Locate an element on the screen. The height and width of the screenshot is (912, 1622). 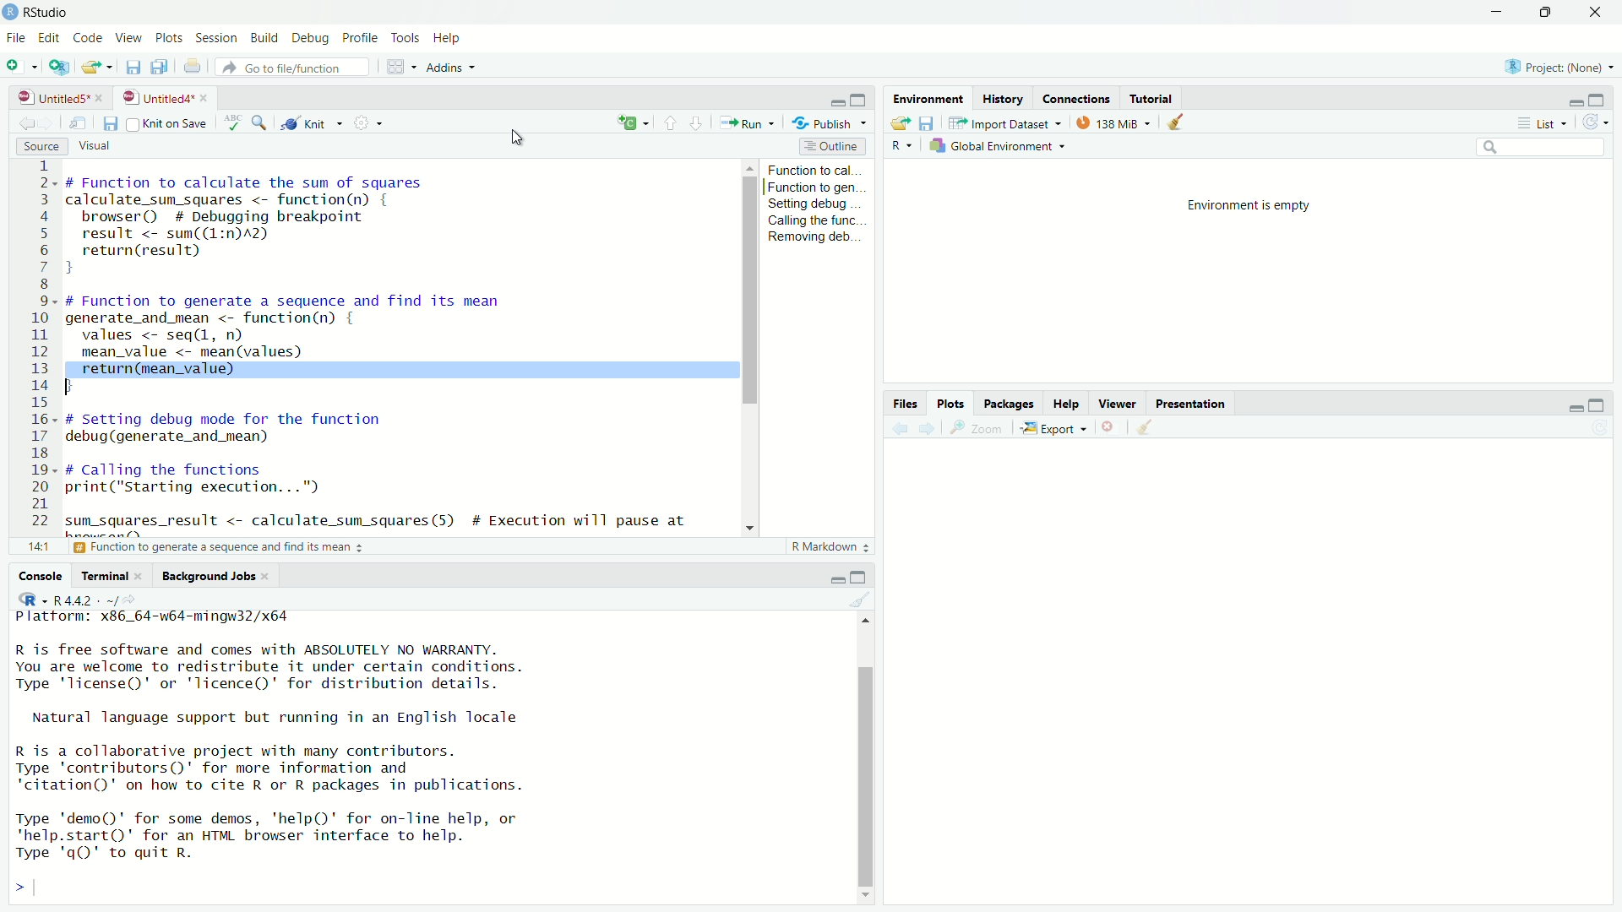
spell check is located at coordinates (230, 124).